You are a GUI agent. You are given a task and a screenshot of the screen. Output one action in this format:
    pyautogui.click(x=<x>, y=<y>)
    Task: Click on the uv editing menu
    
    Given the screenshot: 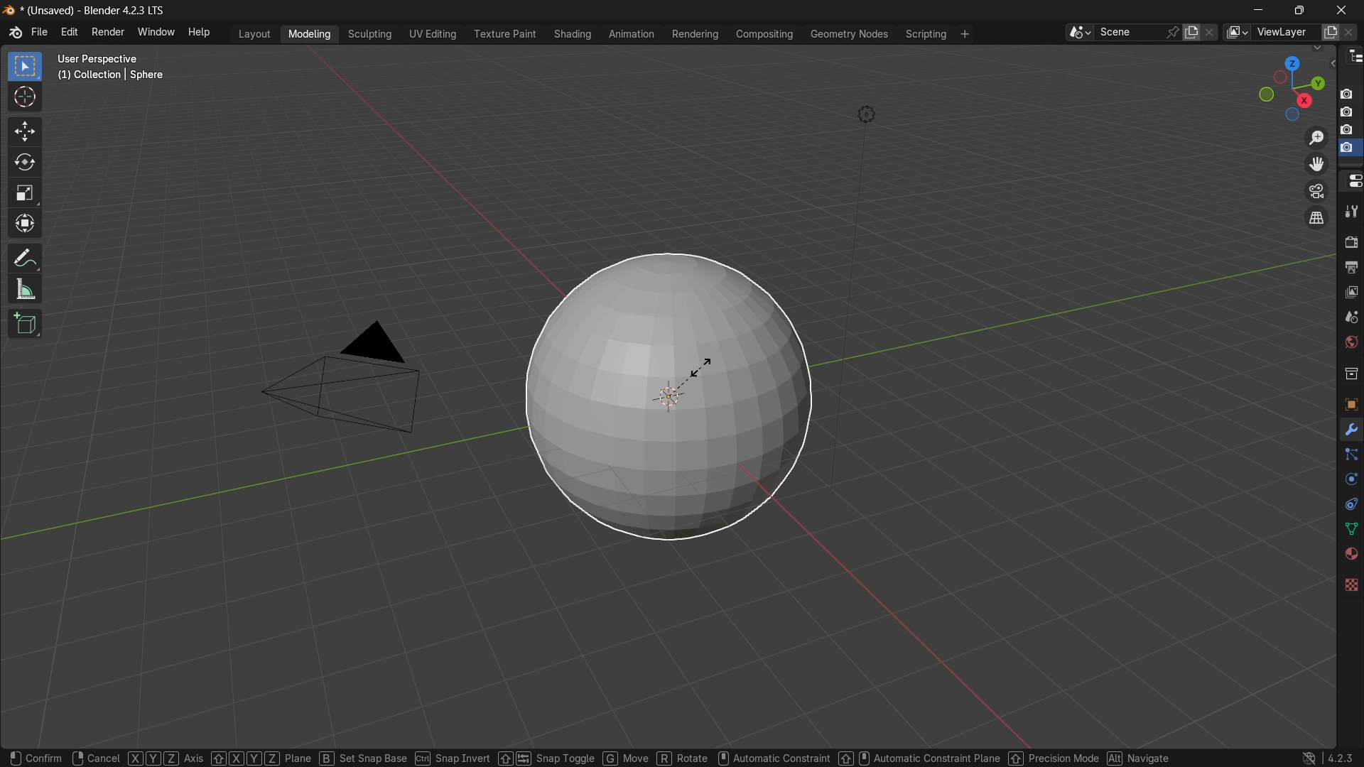 What is the action you would take?
    pyautogui.click(x=433, y=34)
    